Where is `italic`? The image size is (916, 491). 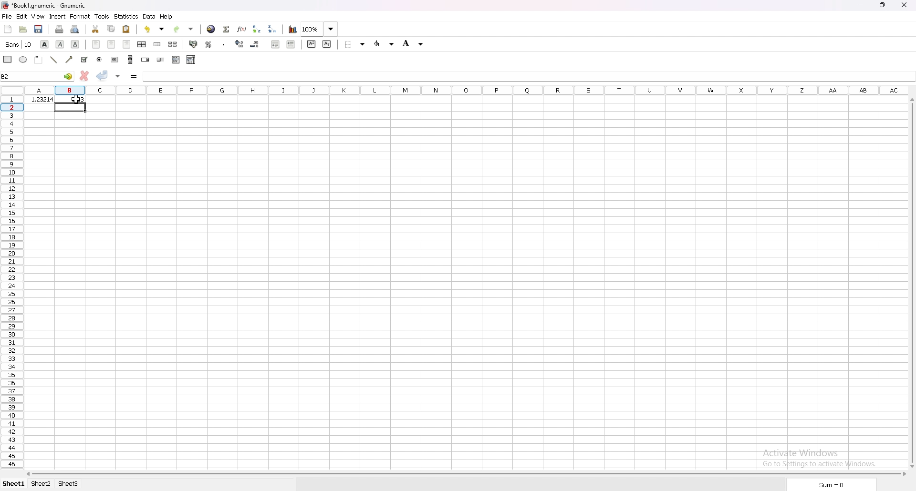 italic is located at coordinates (60, 44).